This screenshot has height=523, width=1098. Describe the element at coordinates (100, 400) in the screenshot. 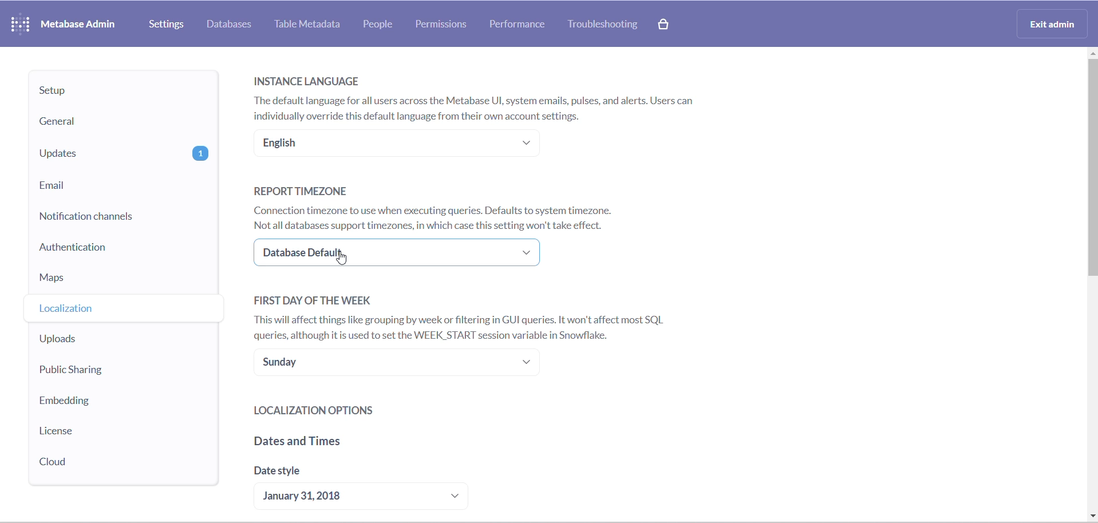

I see `EMBEDDDING` at that location.